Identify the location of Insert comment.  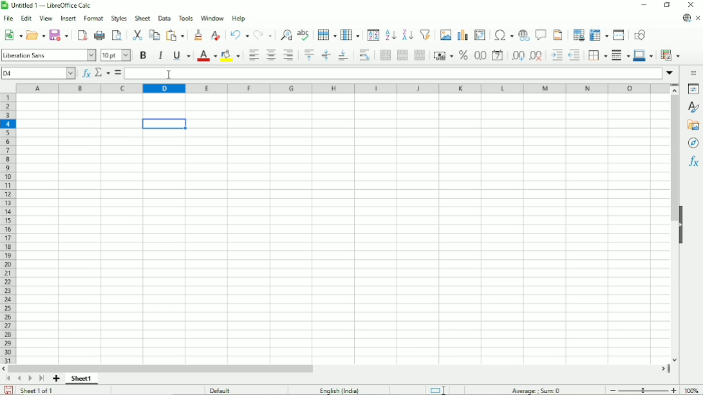
(541, 34).